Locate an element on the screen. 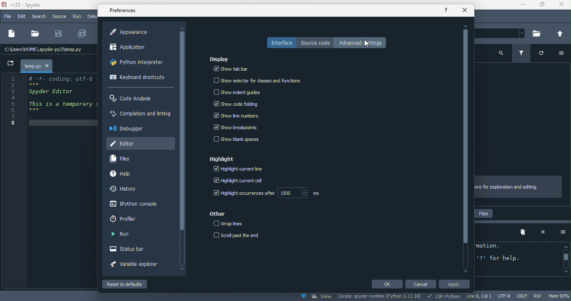 The image size is (571, 301). line 8, col1 utf 8 is located at coordinates (489, 296).